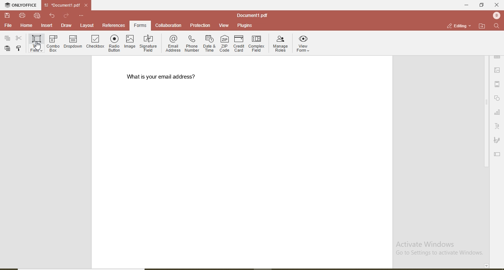 This screenshot has width=504, height=270. Describe the element at coordinates (7, 37) in the screenshot. I see `paste special` at that location.